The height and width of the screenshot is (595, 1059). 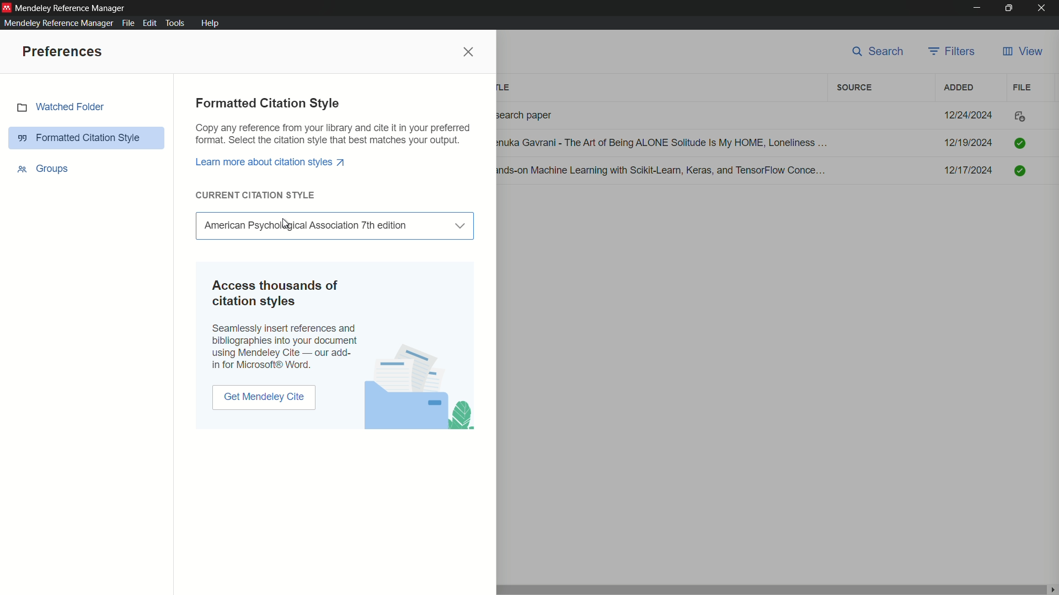 What do you see at coordinates (1045, 8) in the screenshot?
I see `close app` at bounding box center [1045, 8].